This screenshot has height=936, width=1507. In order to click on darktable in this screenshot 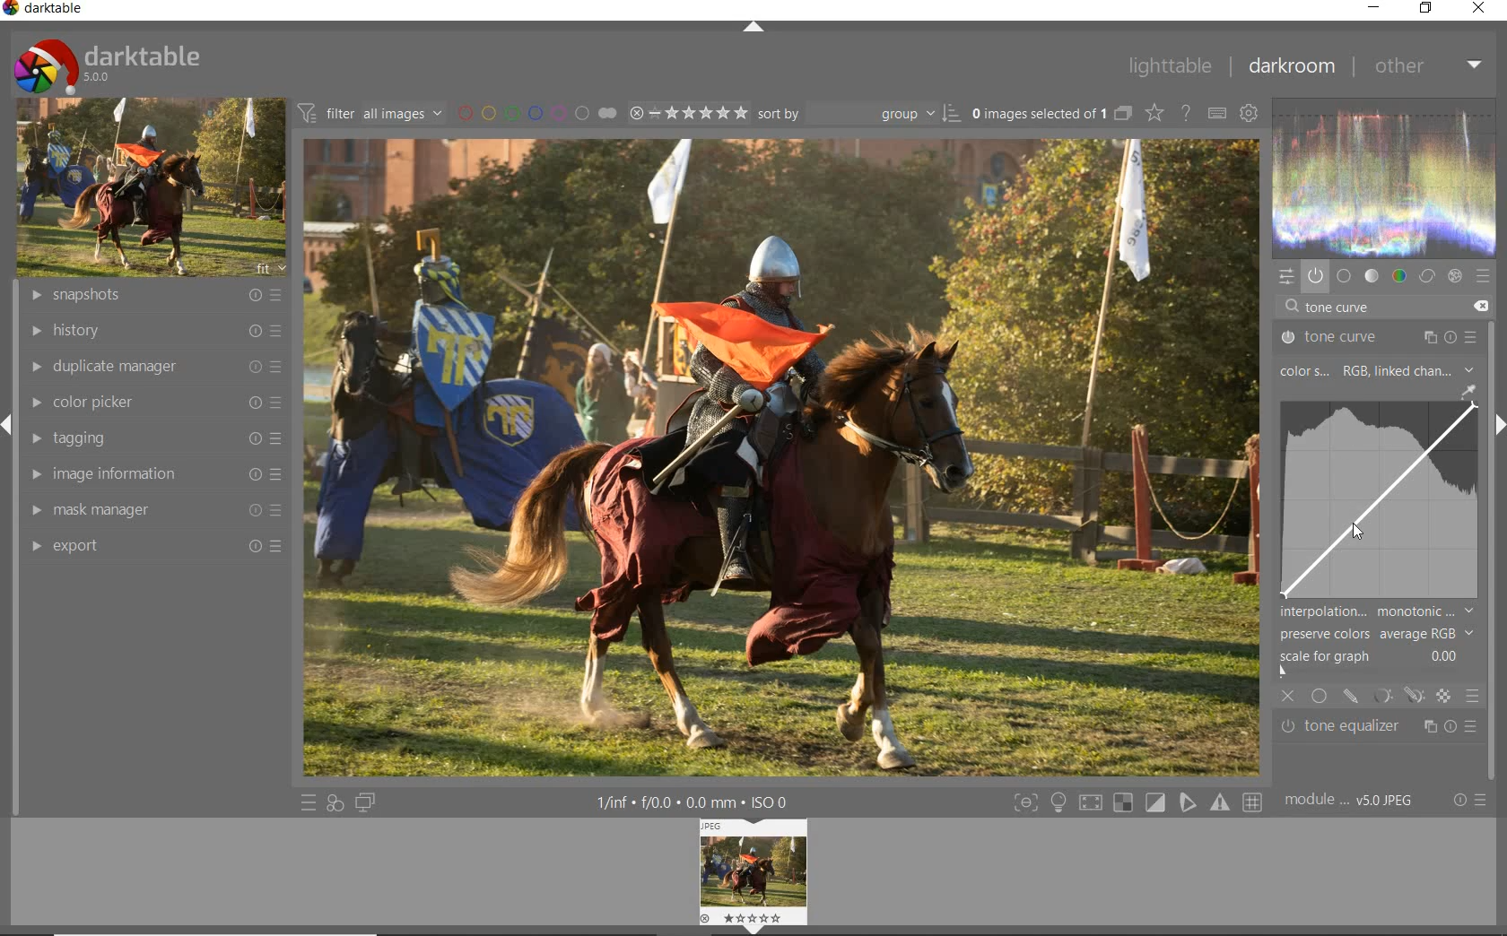, I will do `click(106, 62)`.